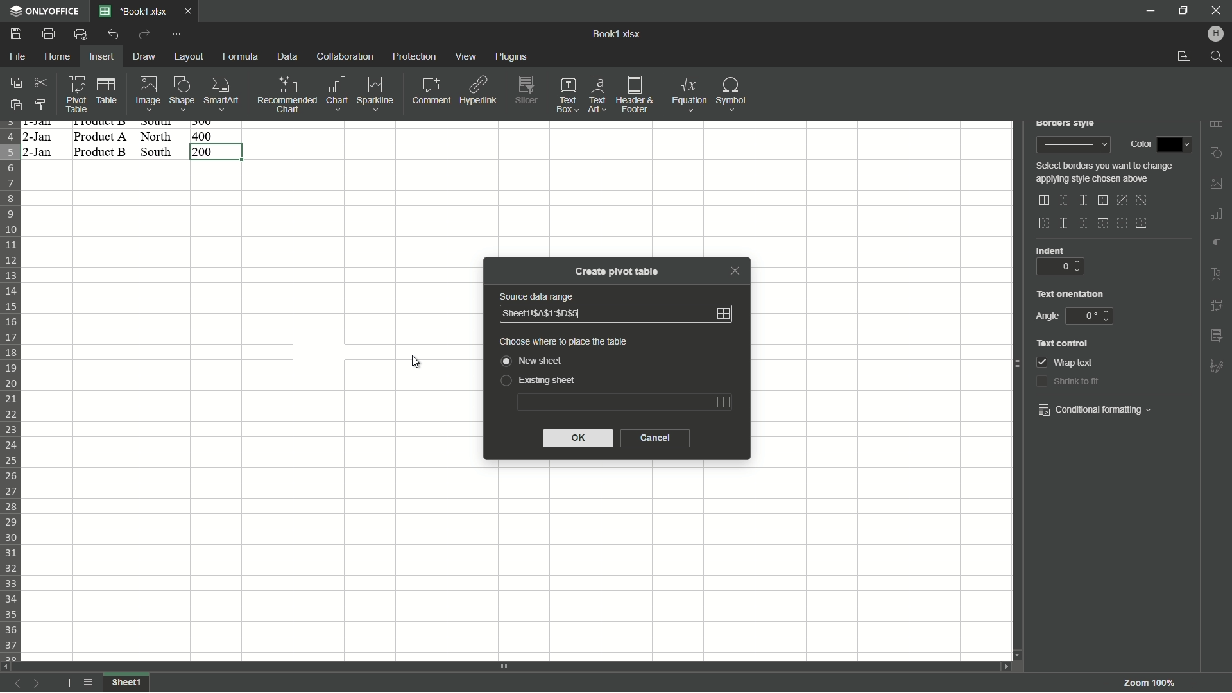  Describe the element at coordinates (16, 685) in the screenshot. I see `previous sheet` at that location.